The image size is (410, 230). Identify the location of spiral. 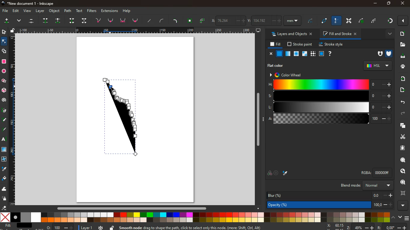
(4, 100).